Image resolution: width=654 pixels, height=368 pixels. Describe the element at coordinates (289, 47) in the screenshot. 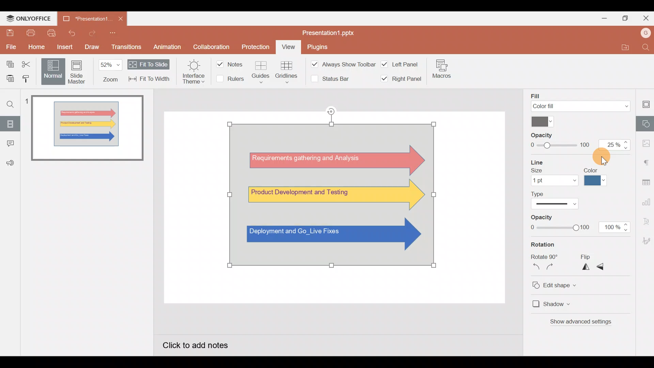

I see `View` at that location.